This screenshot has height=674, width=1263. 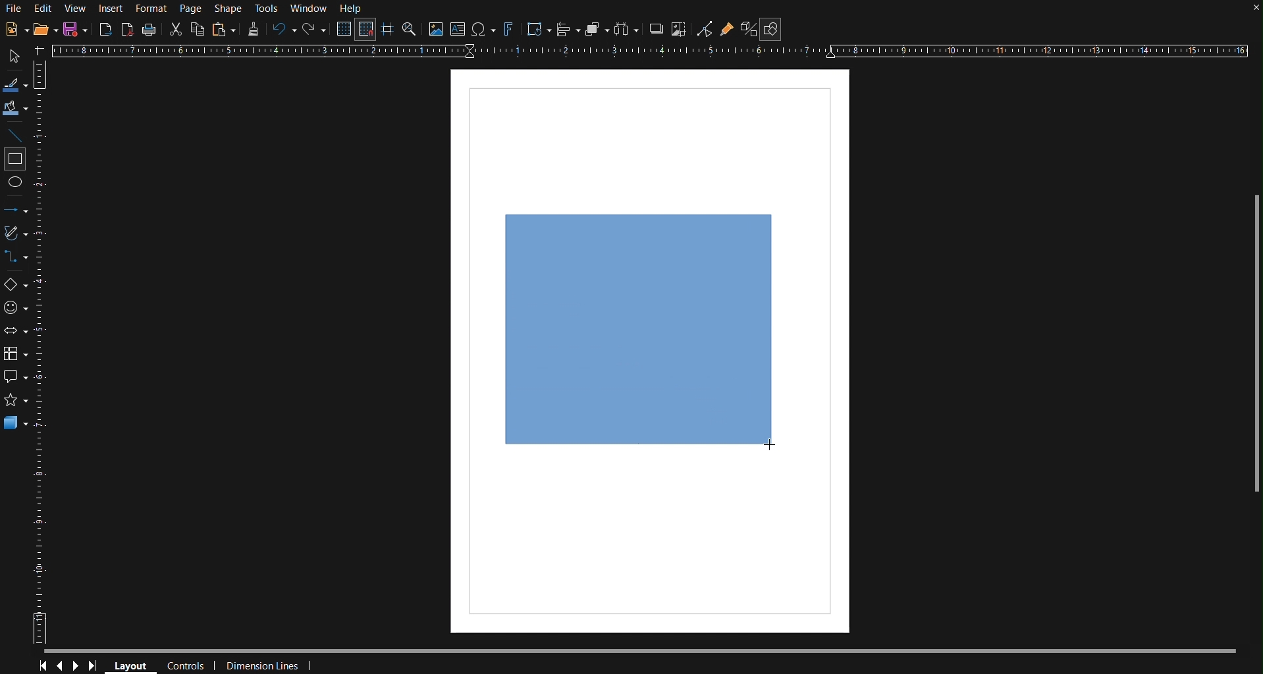 I want to click on Shadow, so click(x=655, y=28).